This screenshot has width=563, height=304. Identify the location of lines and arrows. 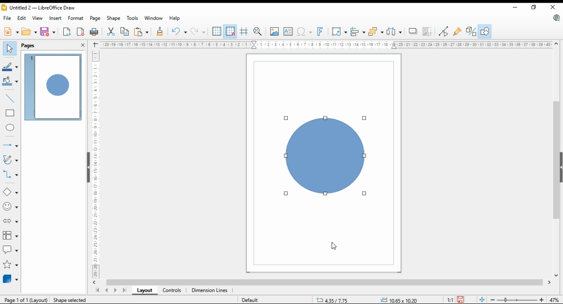
(10, 145).